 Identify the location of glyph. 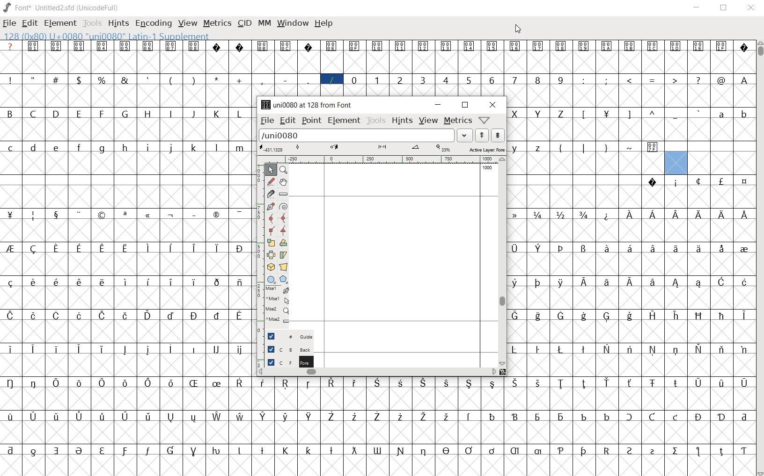
(216, 282).